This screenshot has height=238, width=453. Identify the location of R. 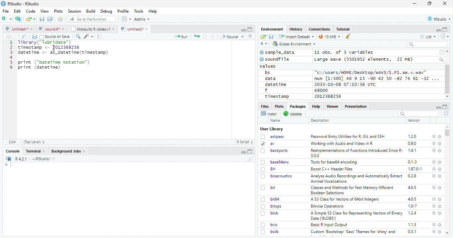
(264, 44).